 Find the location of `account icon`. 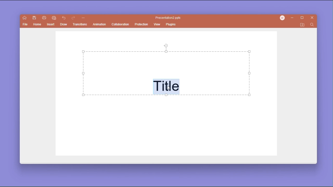

account icon is located at coordinates (283, 18).